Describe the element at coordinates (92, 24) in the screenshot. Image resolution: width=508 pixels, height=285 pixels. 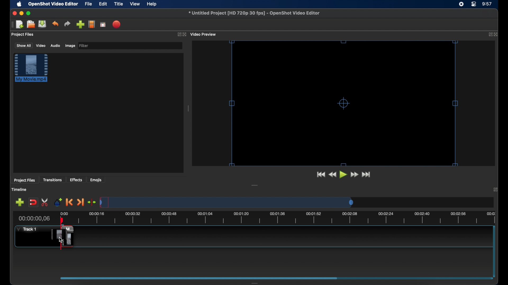
I see `explore profiles` at that location.